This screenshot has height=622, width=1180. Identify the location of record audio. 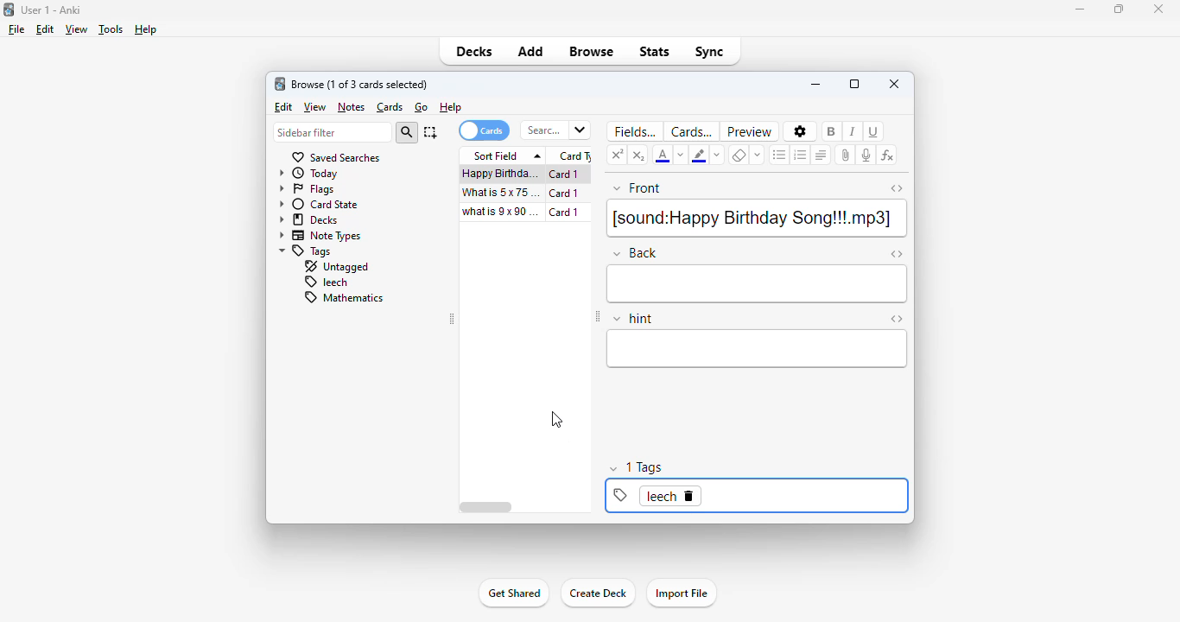
(866, 155).